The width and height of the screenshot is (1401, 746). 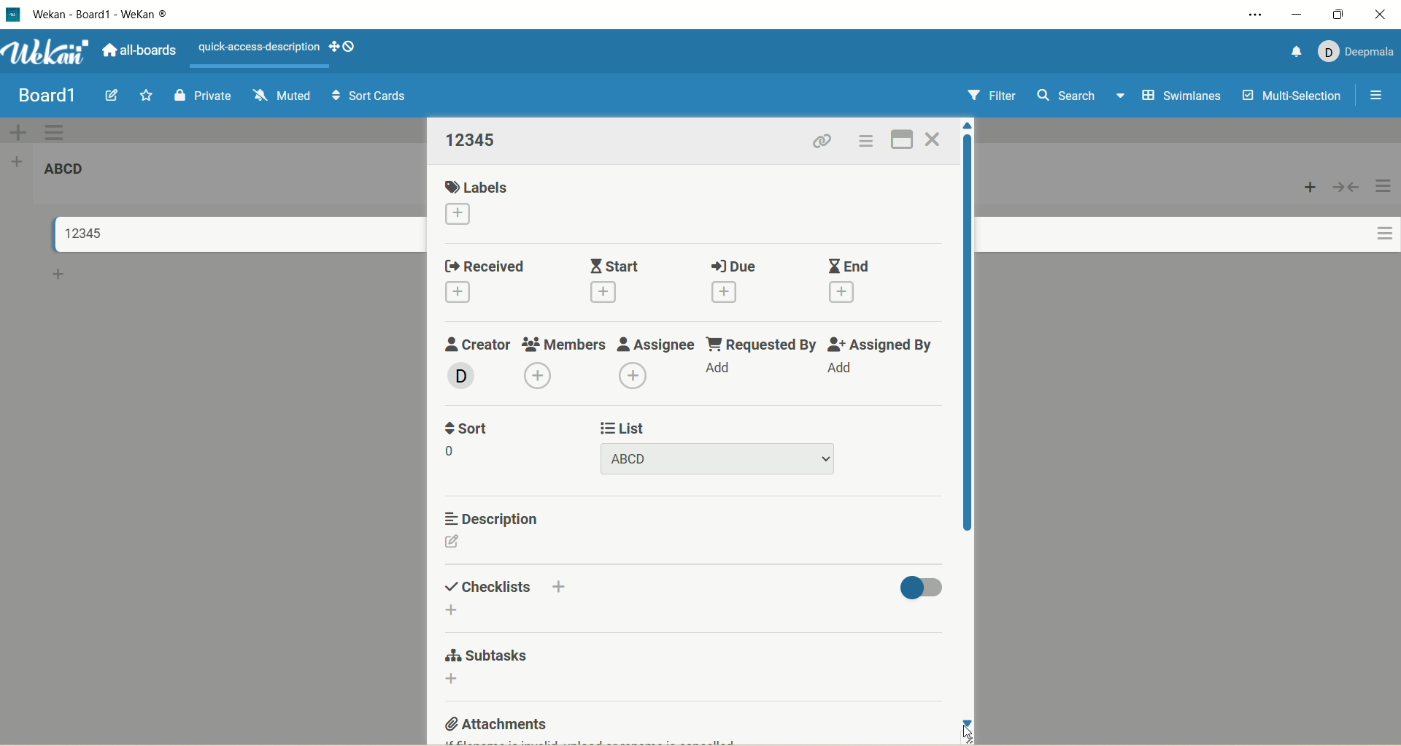 What do you see at coordinates (1356, 48) in the screenshot?
I see `account` at bounding box center [1356, 48].